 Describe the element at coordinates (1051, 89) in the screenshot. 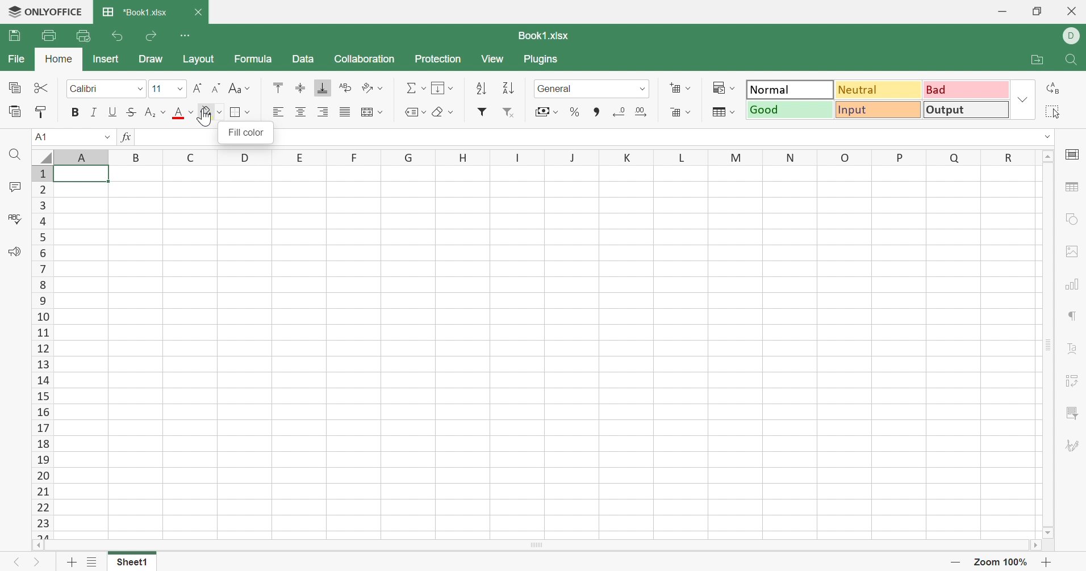

I see `Replace` at that location.